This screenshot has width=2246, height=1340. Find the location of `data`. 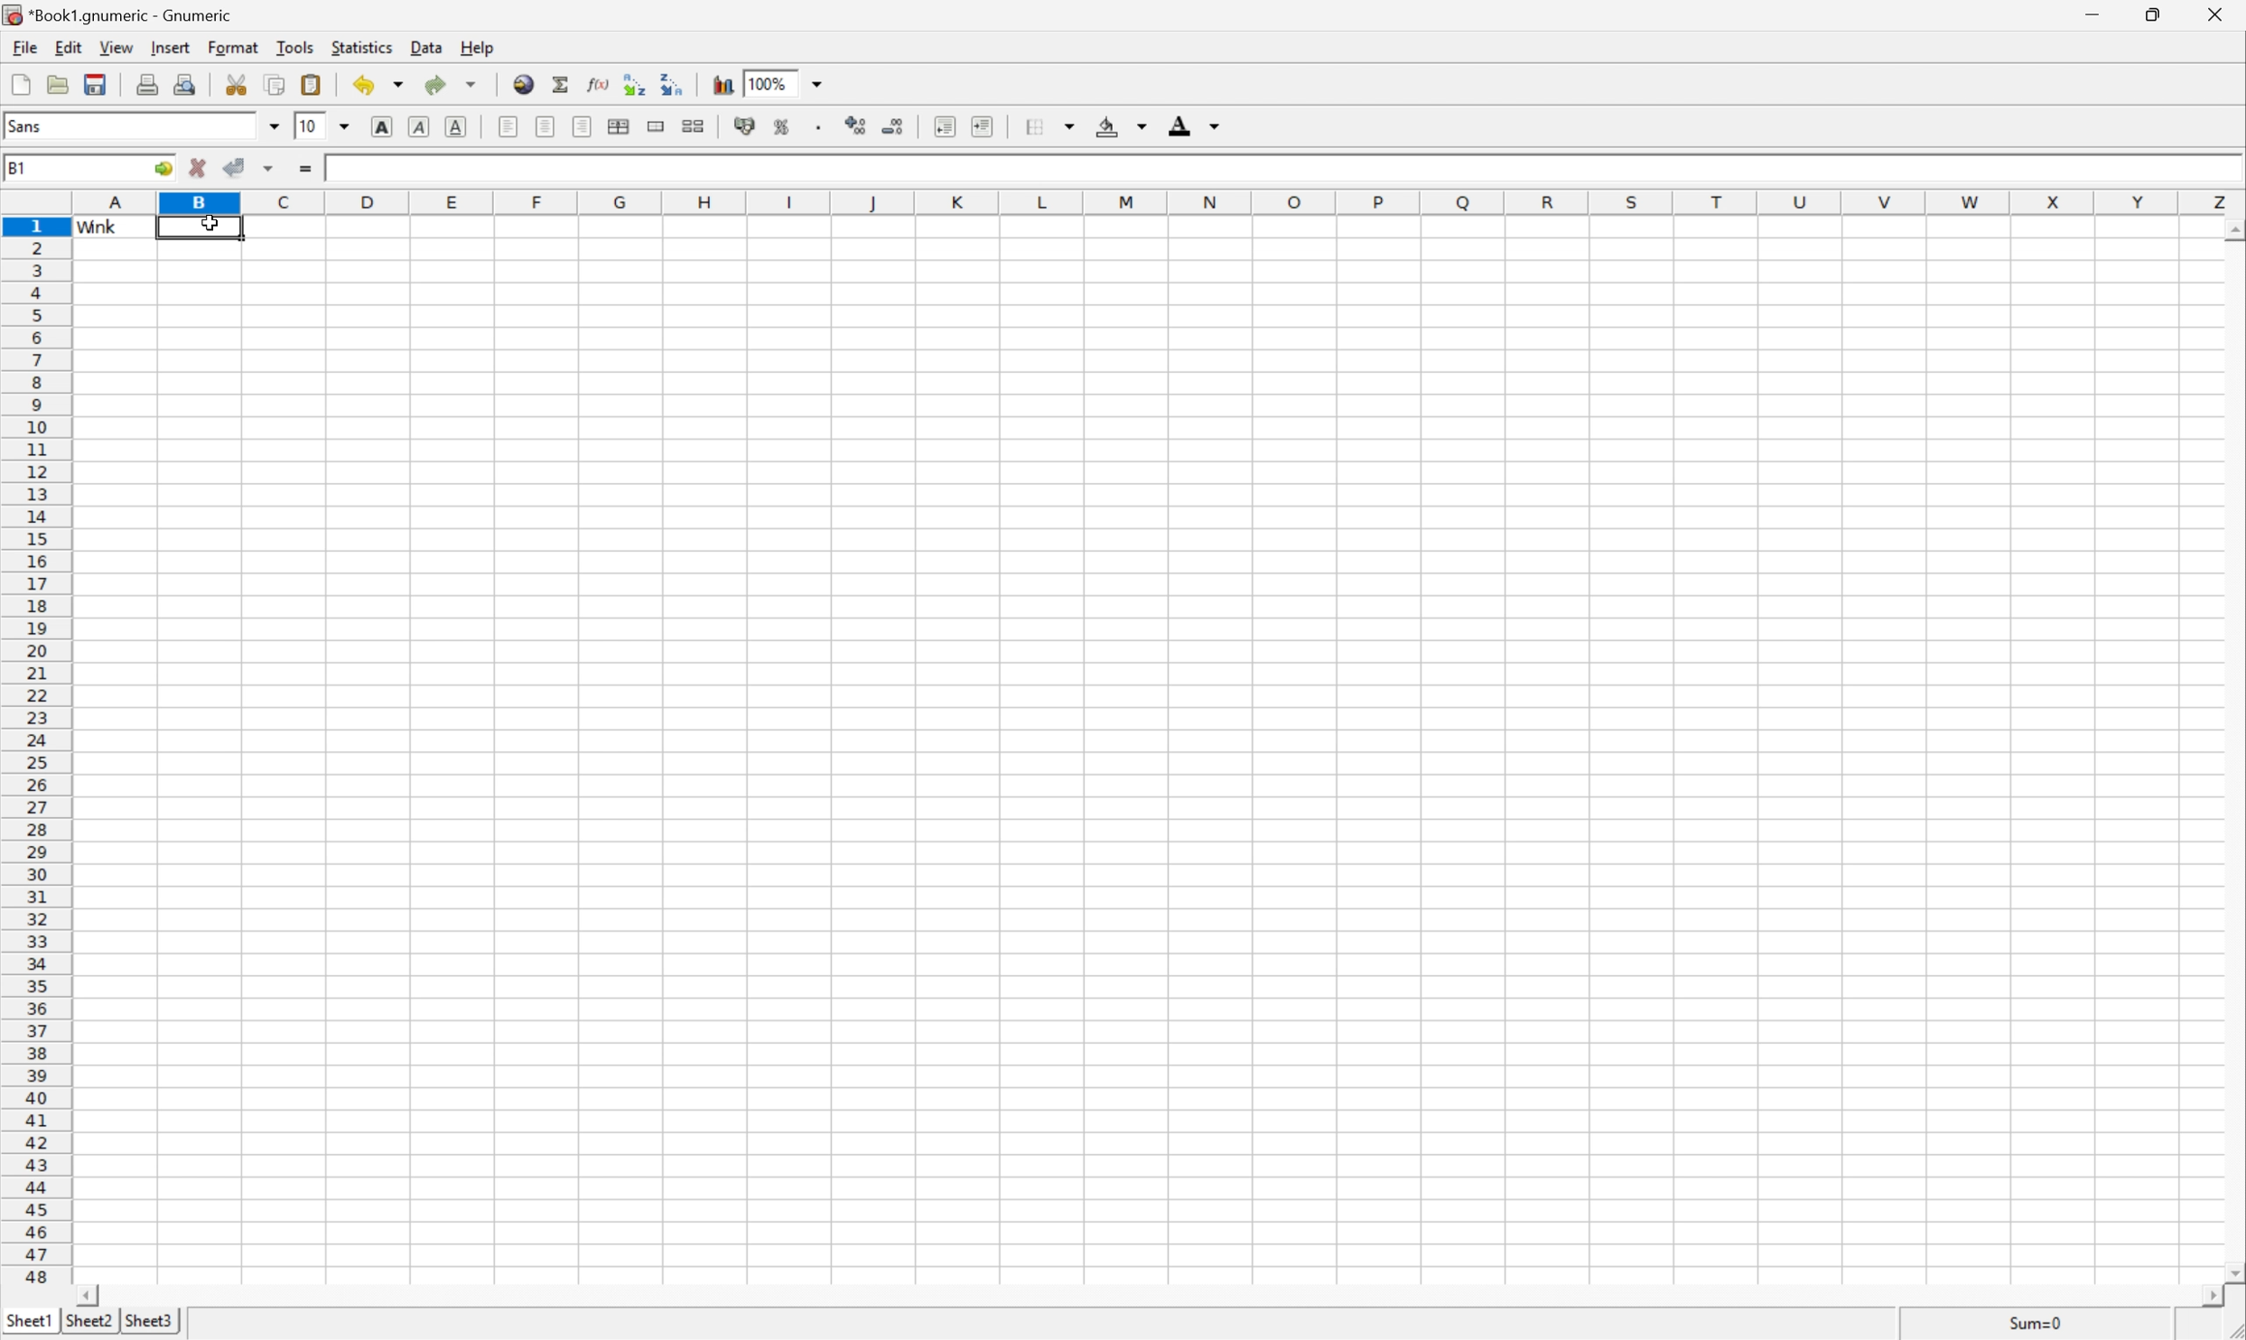

data is located at coordinates (424, 48).